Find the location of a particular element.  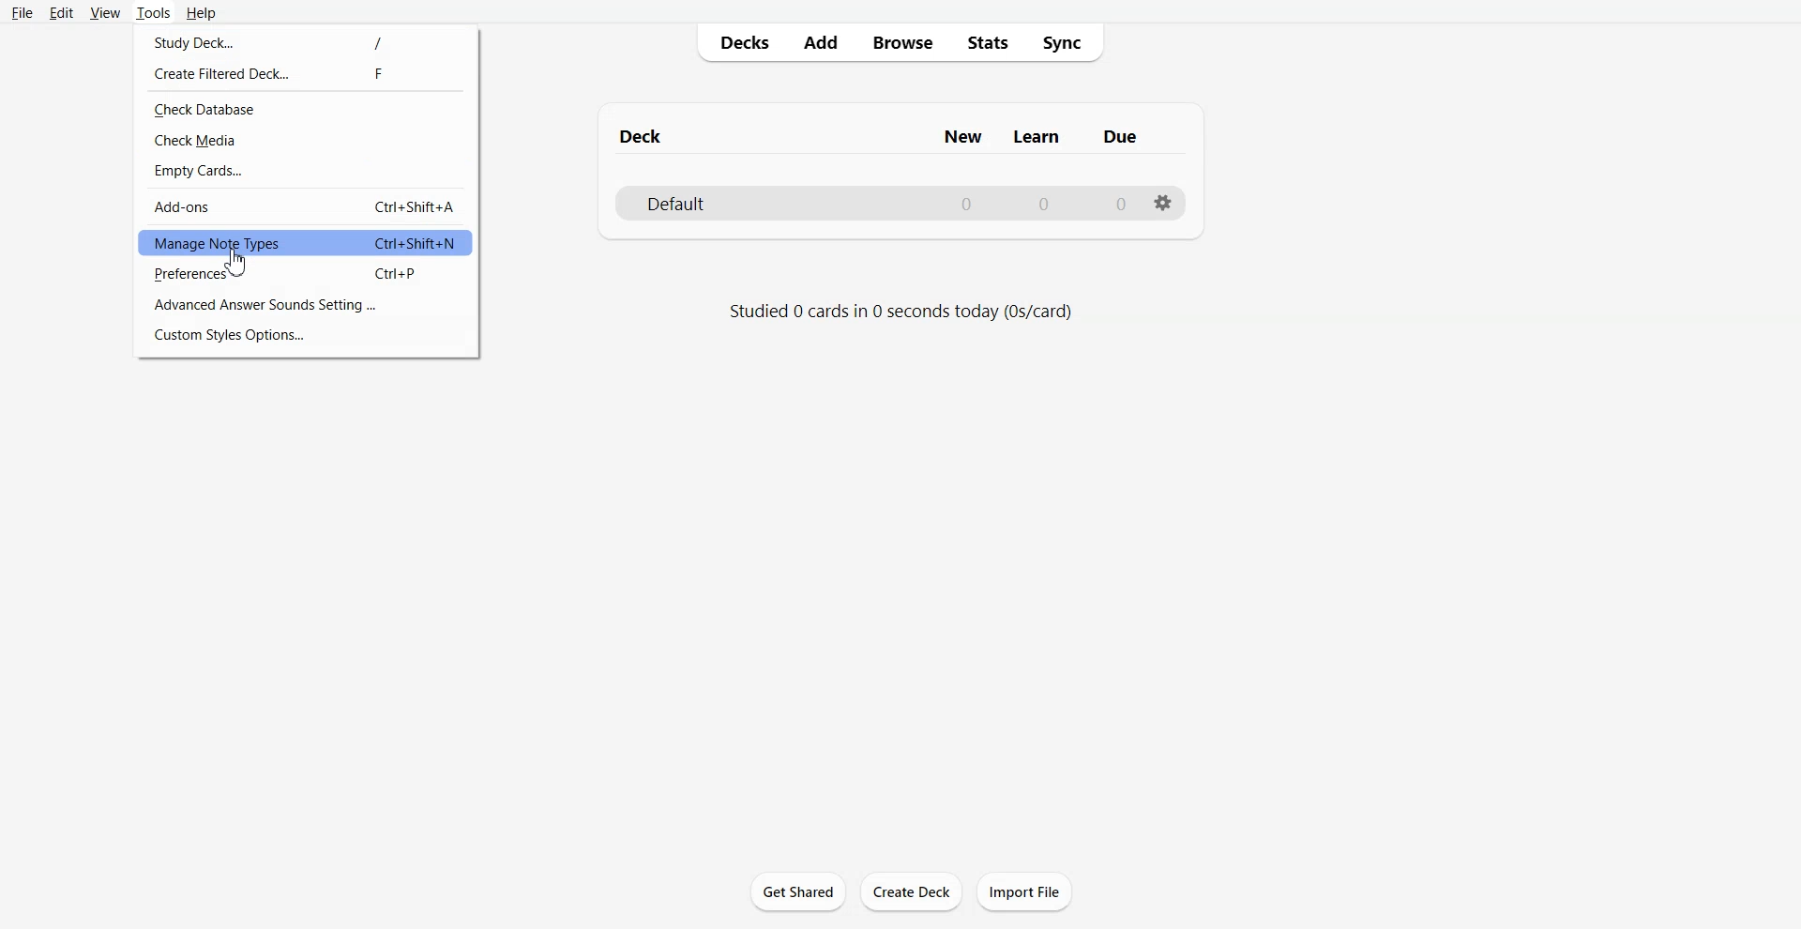

Decks is located at coordinates (738, 42).